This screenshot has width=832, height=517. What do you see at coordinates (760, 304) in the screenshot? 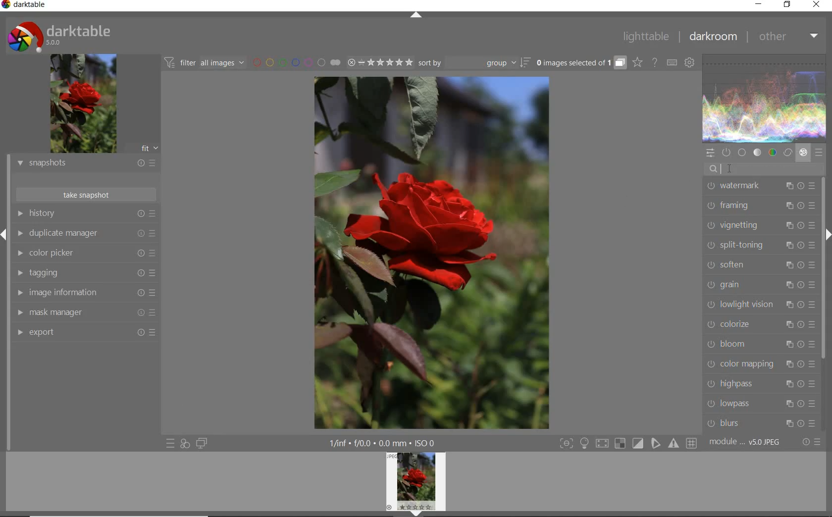
I see `lowlight vision` at bounding box center [760, 304].